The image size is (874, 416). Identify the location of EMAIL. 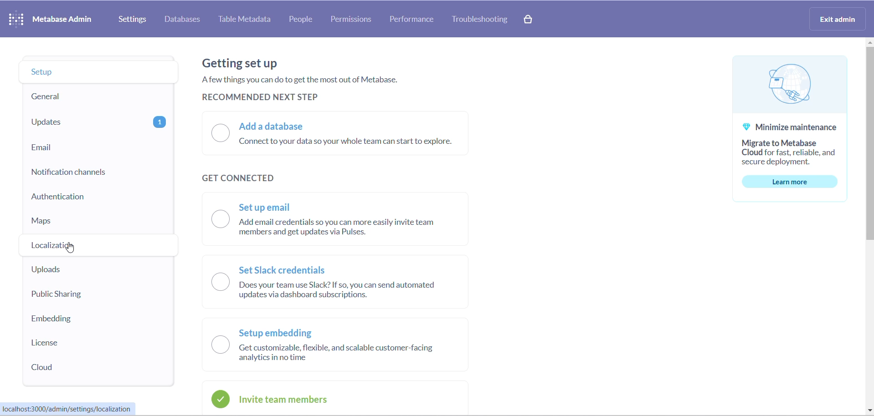
(98, 147).